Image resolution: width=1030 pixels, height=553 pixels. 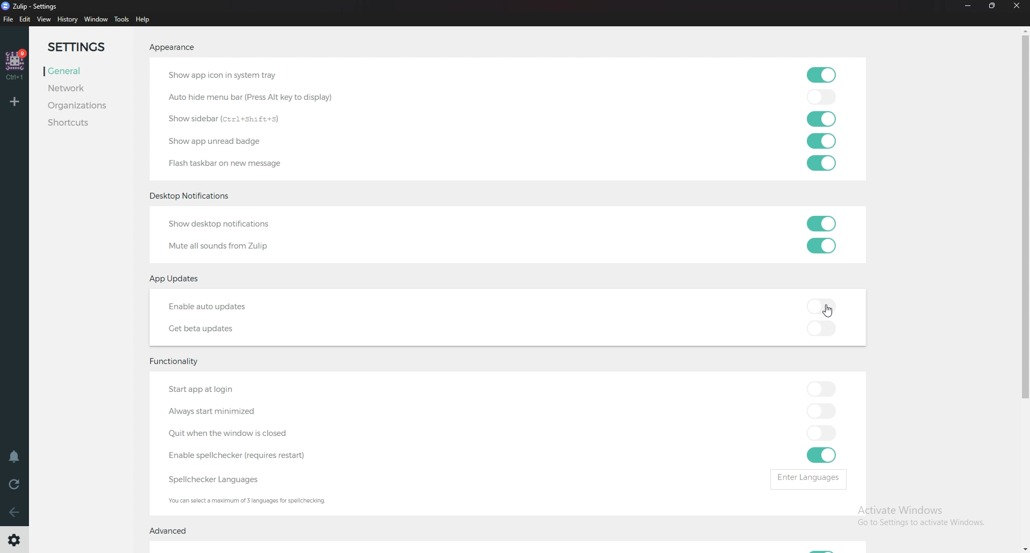 What do you see at coordinates (819, 118) in the screenshot?
I see `toggle` at bounding box center [819, 118].